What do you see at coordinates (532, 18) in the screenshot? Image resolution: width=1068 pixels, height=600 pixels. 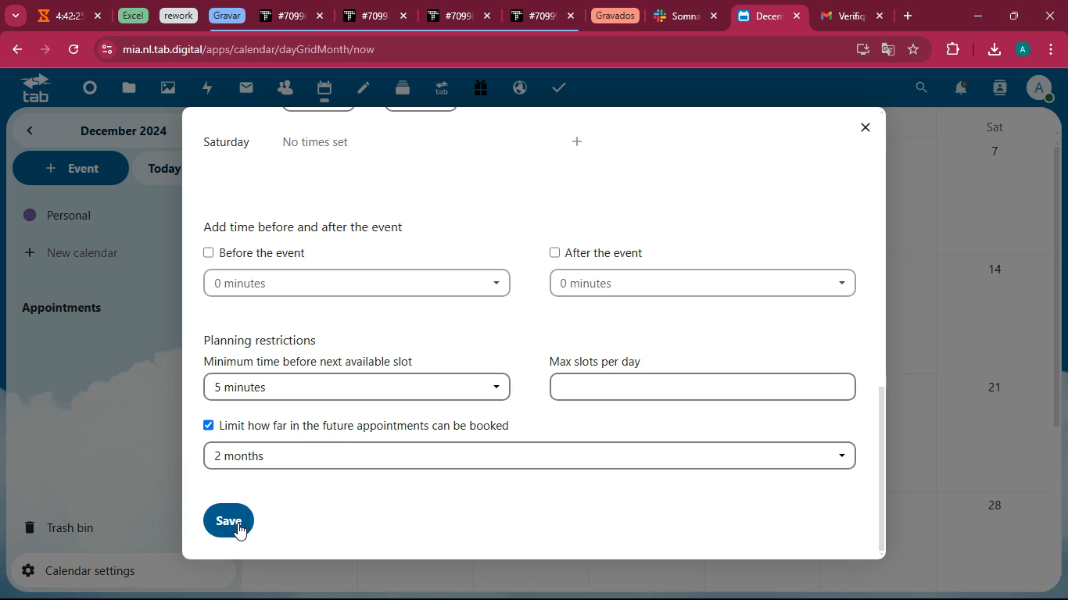 I see `tab` at bounding box center [532, 18].